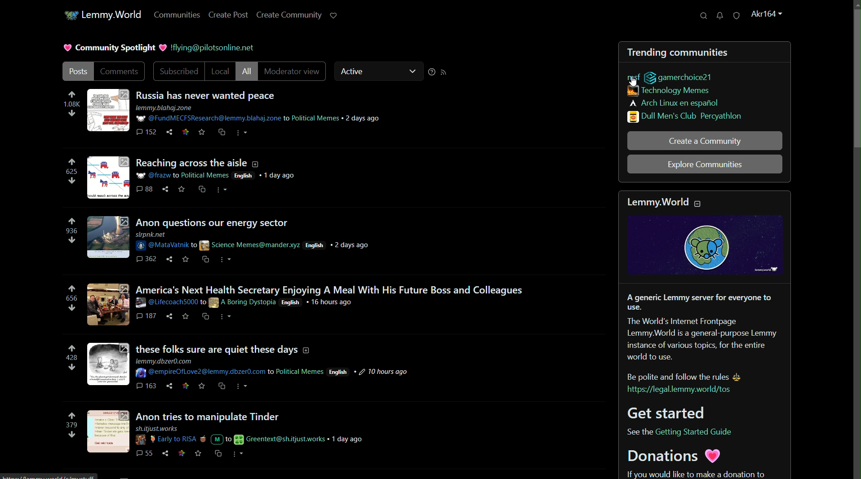  What do you see at coordinates (168, 131) in the screenshot?
I see `share` at bounding box center [168, 131].